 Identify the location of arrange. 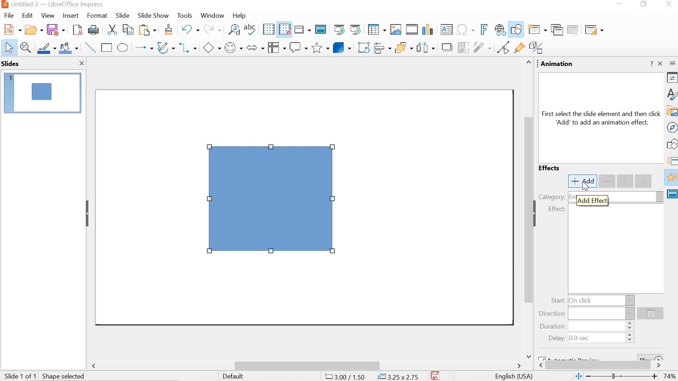
(405, 46).